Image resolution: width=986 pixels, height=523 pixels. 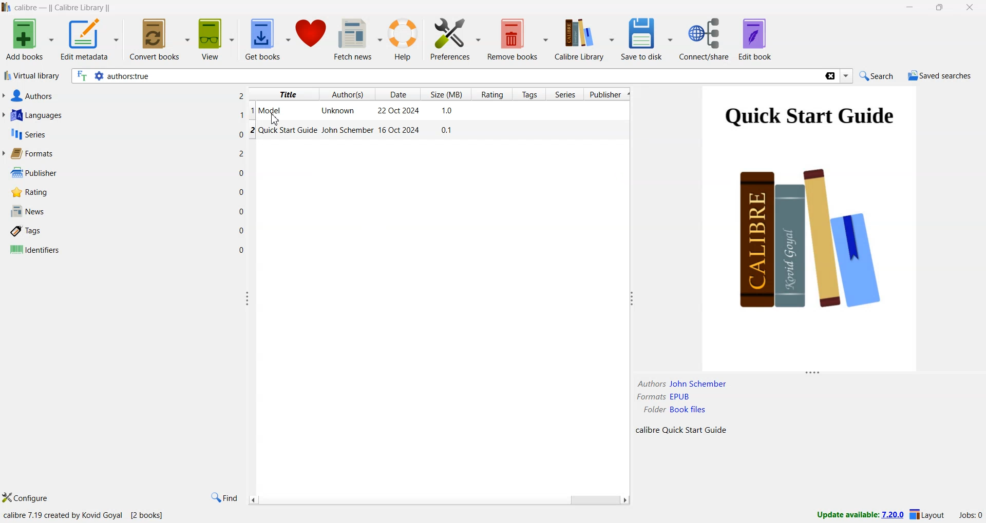 I want to click on file location, so click(x=676, y=411).